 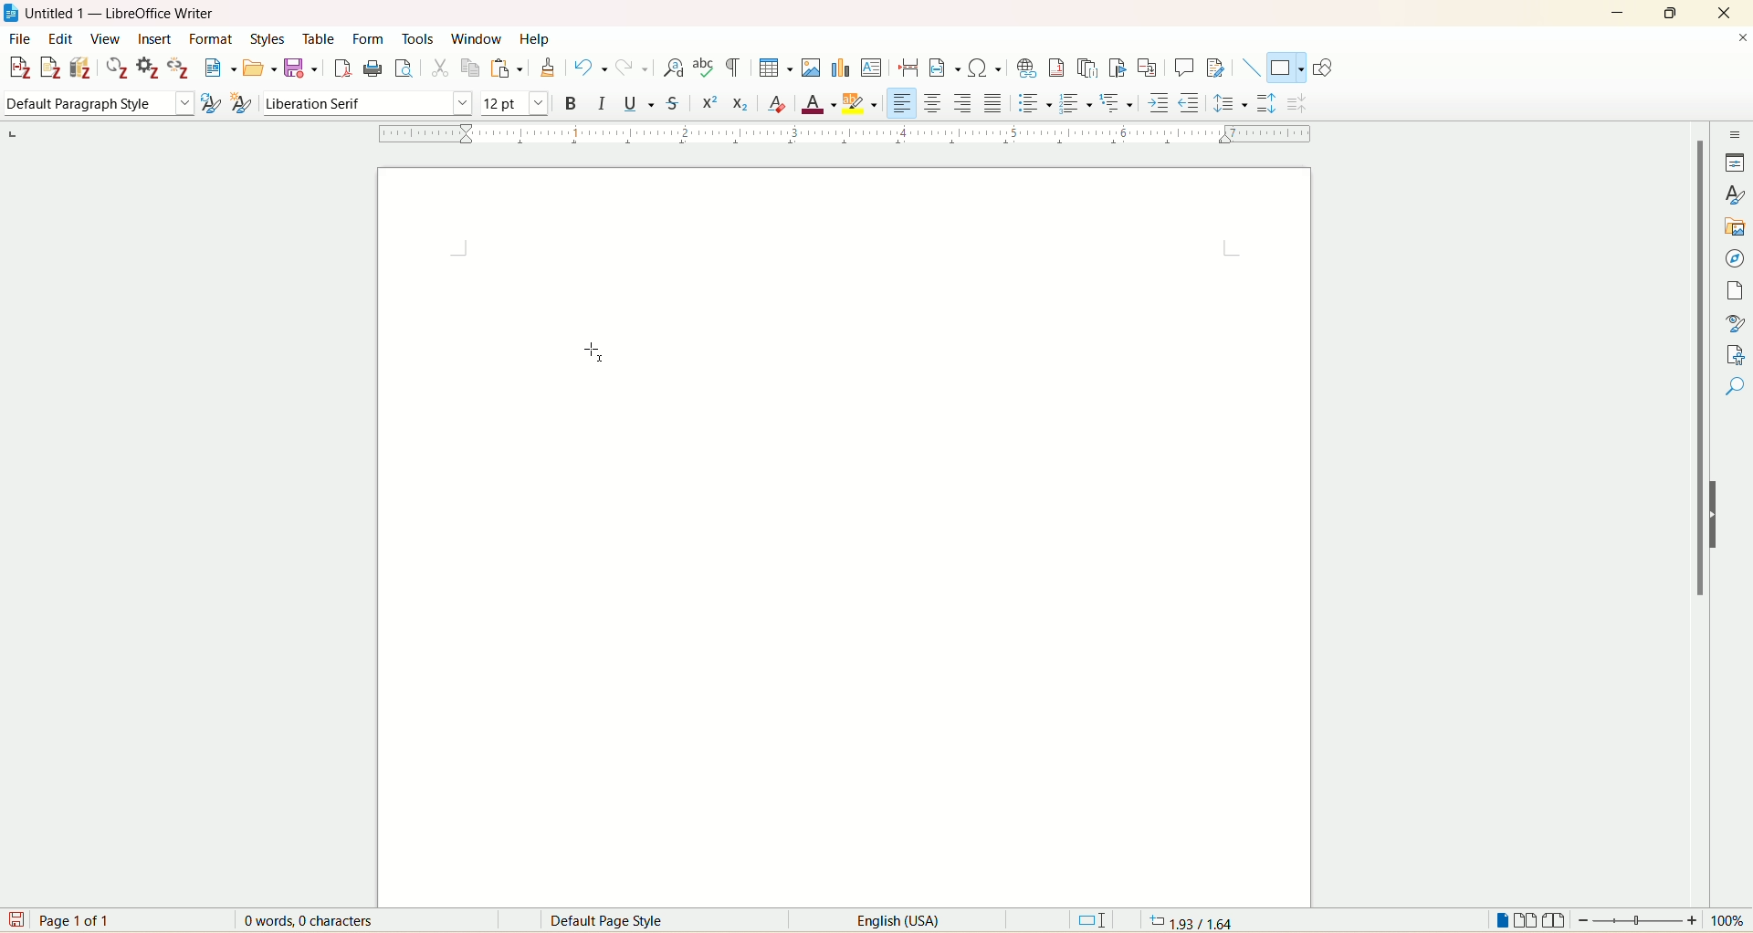 What do you see at coordinates (569, 101) in the screenshot?
I see `bold` at bounding box center [569, 101].